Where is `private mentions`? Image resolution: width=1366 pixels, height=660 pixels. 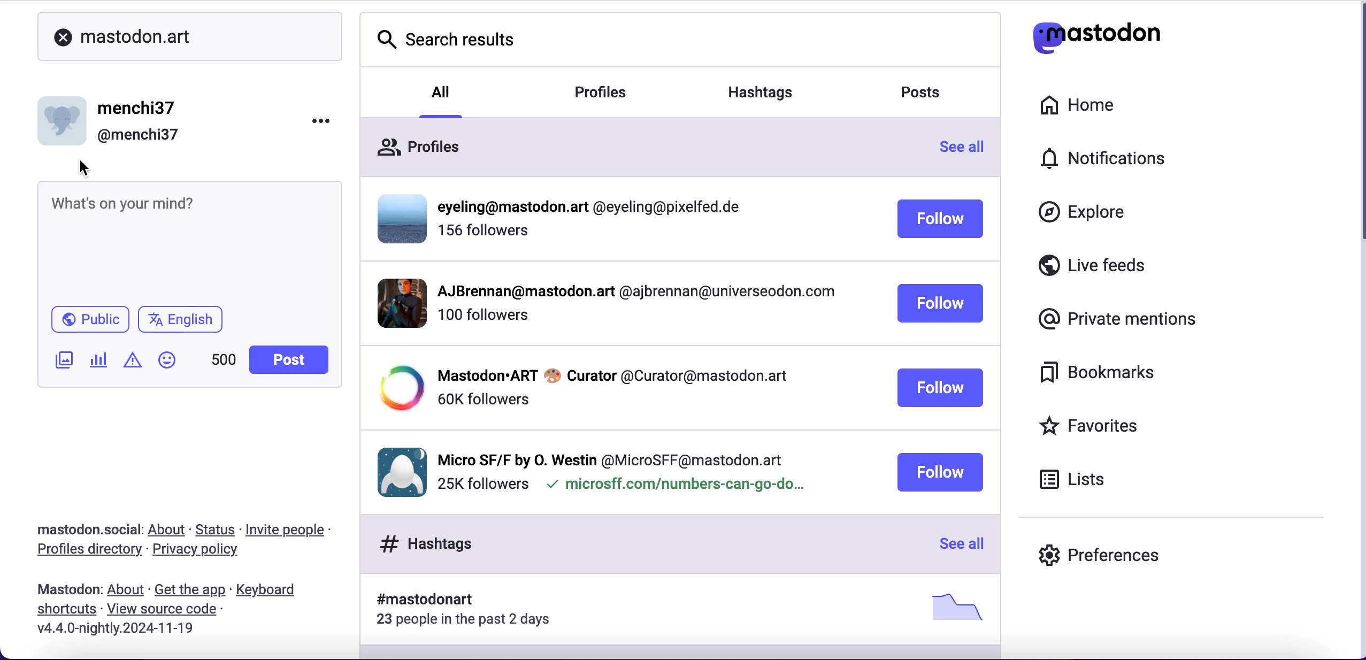 private mentions is located at coordinates (1118, 319).